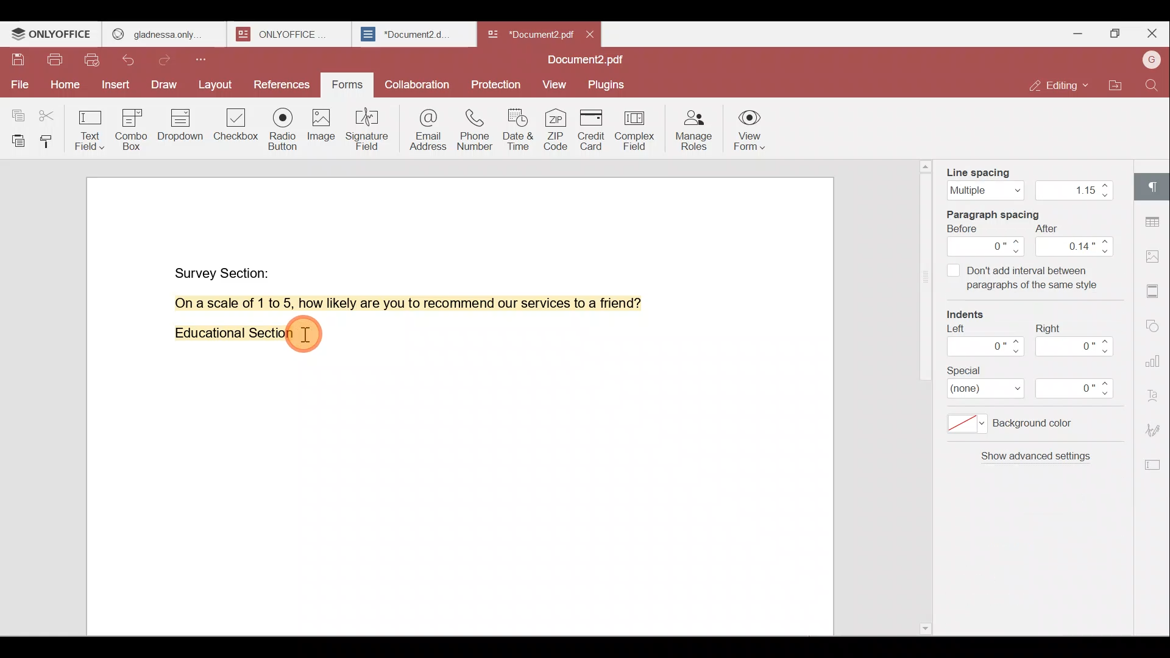 The height and width of the screenshot is (658, 1170). Describe the element at coordinates (136, 127) in the screenshot. I see `Combo box` at that location.